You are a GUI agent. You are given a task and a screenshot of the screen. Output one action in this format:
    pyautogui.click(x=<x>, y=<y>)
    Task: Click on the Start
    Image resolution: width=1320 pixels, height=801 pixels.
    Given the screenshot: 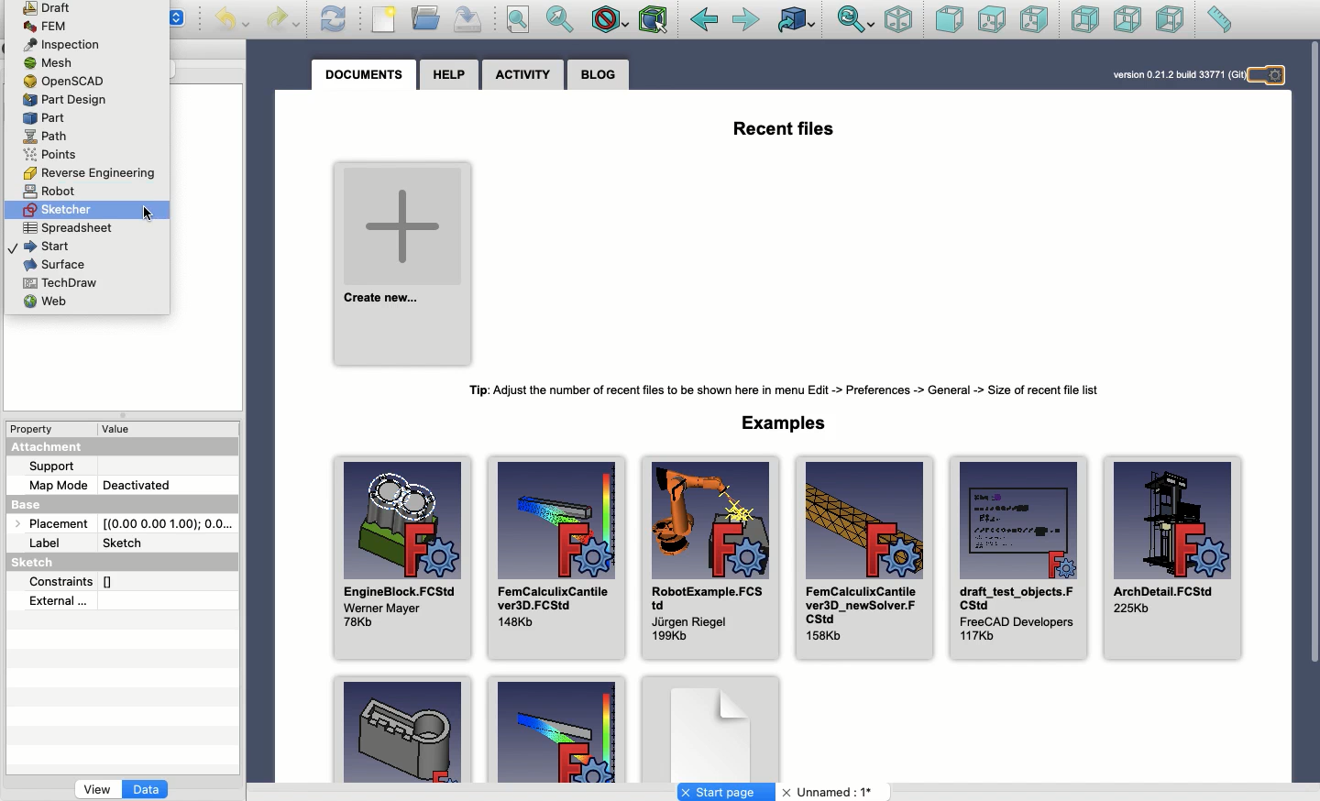 What is the action you would take?
    pyautogui.click(x=38, y=245)
    